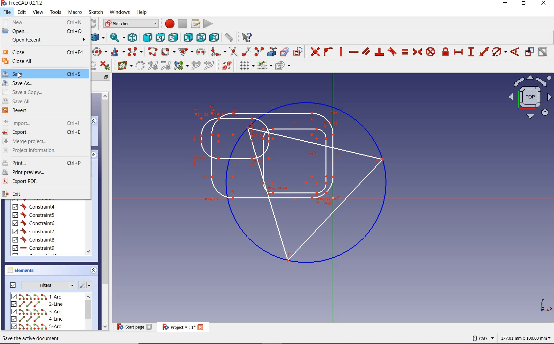 The height and width of the screenshot is (344, 554). What do you see at coordinates (218, 52) in the screenshot?
I see `create fillet` at bounding box center [218, 52].